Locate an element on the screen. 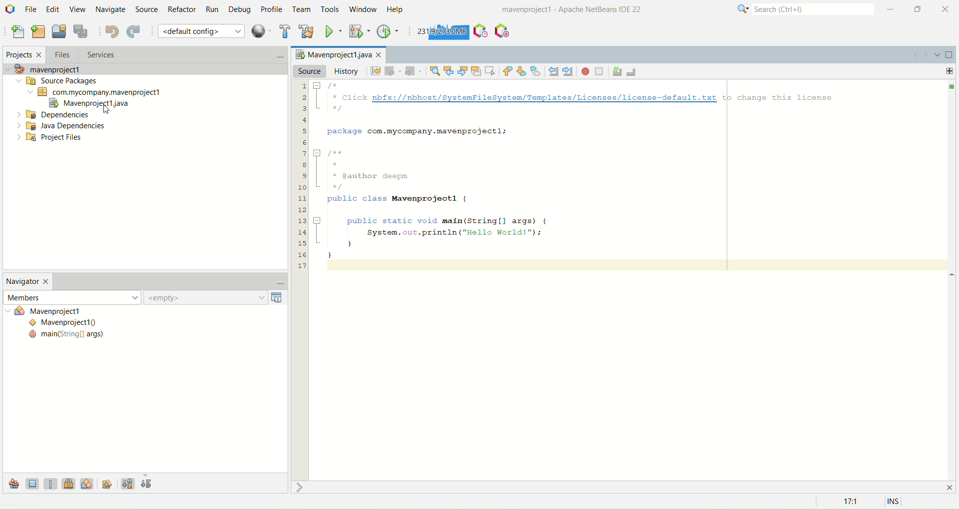  toggle rectangular selection is located at coordinates (491, 70).